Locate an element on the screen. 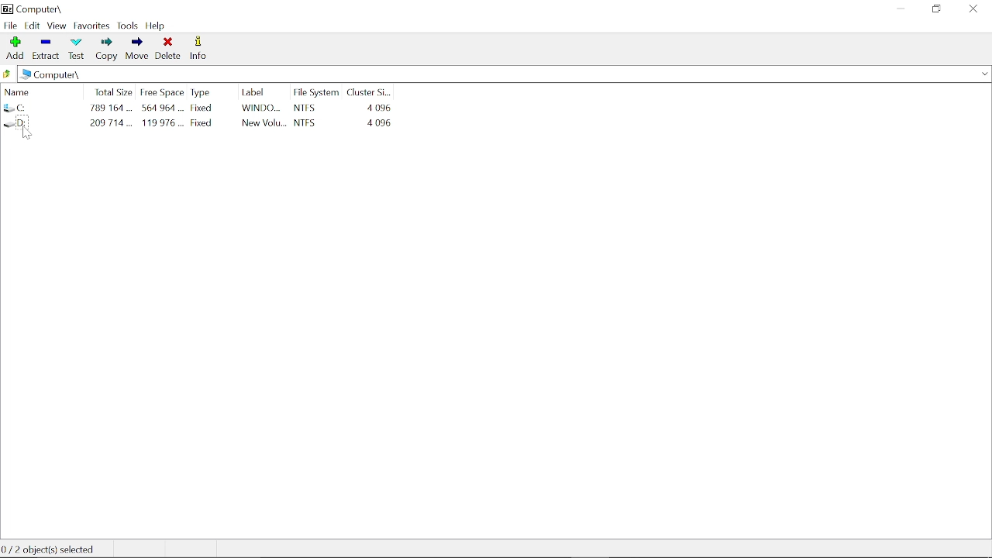 This screenshot has width=992, height=558. 0/2 objectis) selected is located at coordinates (53, 549).